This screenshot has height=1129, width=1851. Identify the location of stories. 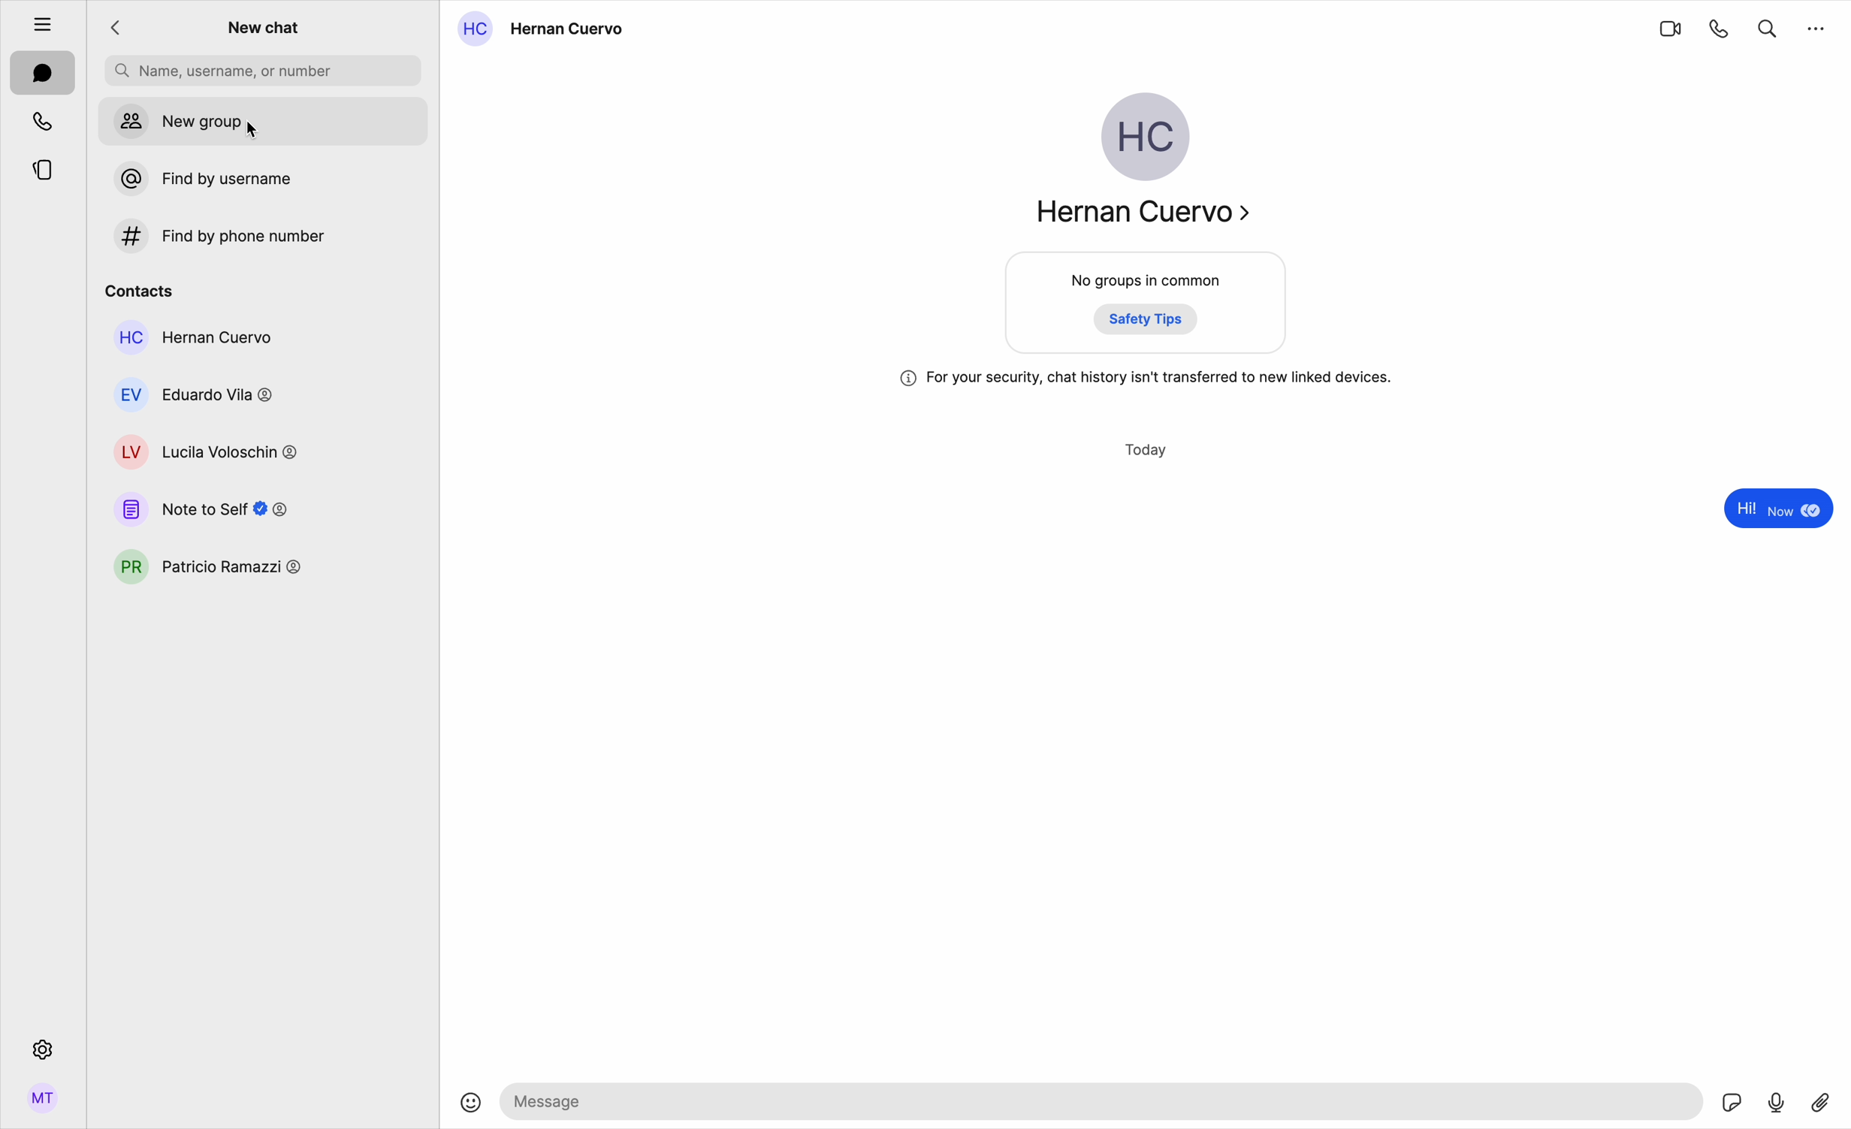
(43, 168).